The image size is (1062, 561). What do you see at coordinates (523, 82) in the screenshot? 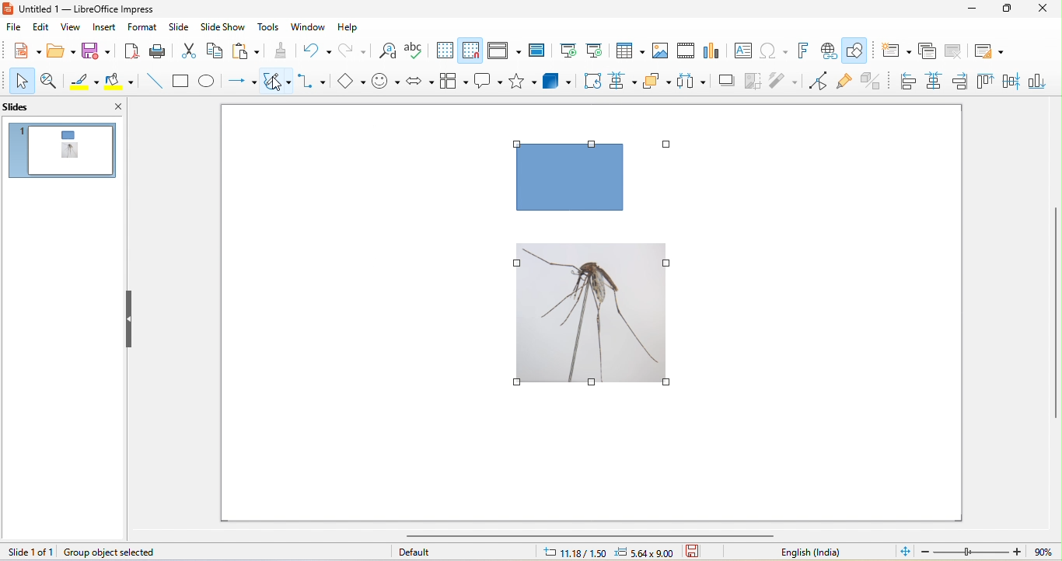
I see `stars and banners` at bounding box center [523, 82].